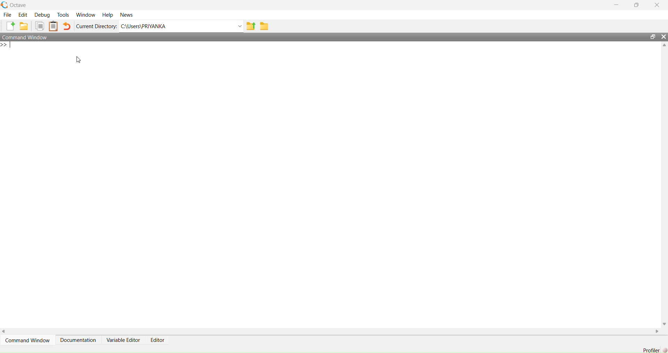 The image size is (668, 353). What do you see at coordinates (23, 15) in the screenshot?
I see `Edit` at bounding box center [23, 15].